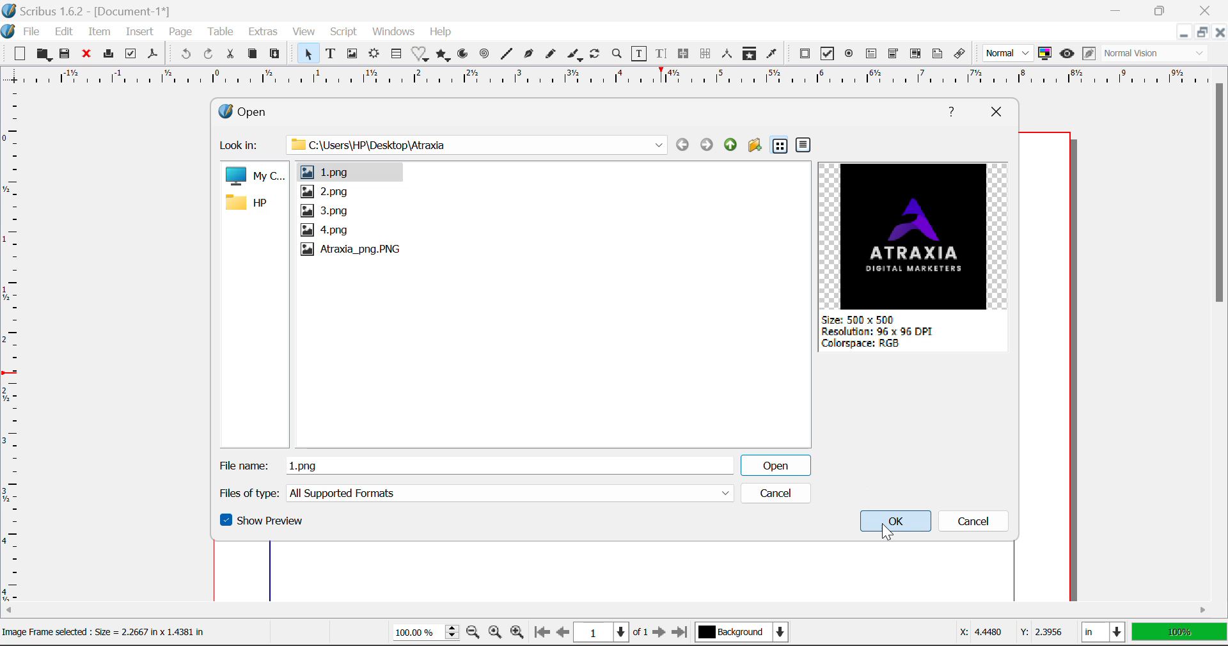  Describe the element at coordinates (953, 110) in the screenshot. I see `Help` at that location.